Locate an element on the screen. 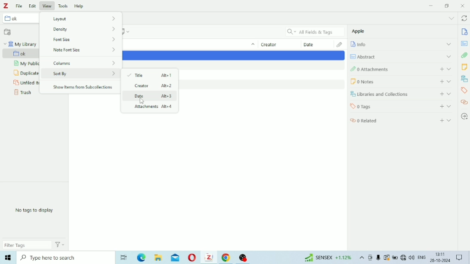  add is located at coordinates (439, 94).